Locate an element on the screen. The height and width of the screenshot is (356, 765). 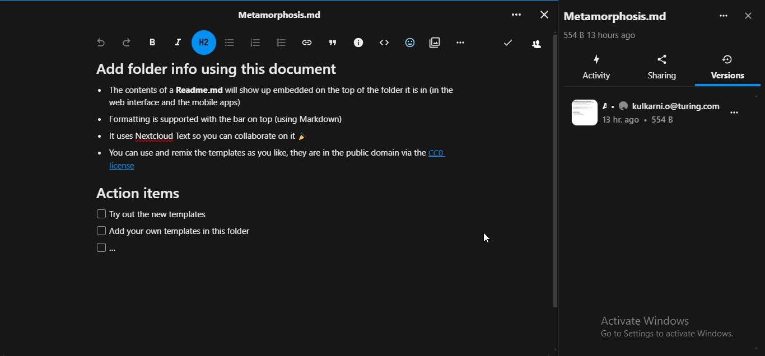
insert attachments is located at coordinates (433, 41).